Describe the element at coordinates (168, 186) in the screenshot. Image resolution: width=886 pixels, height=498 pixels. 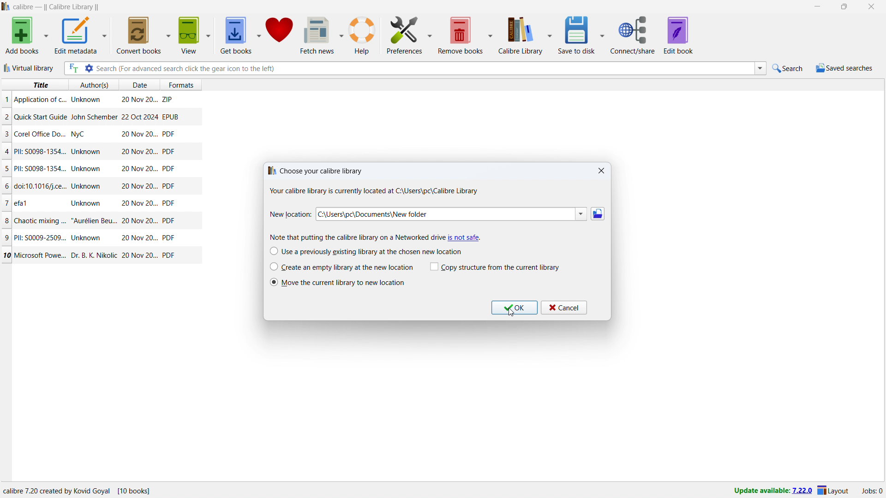
I see `PDF` at that location.